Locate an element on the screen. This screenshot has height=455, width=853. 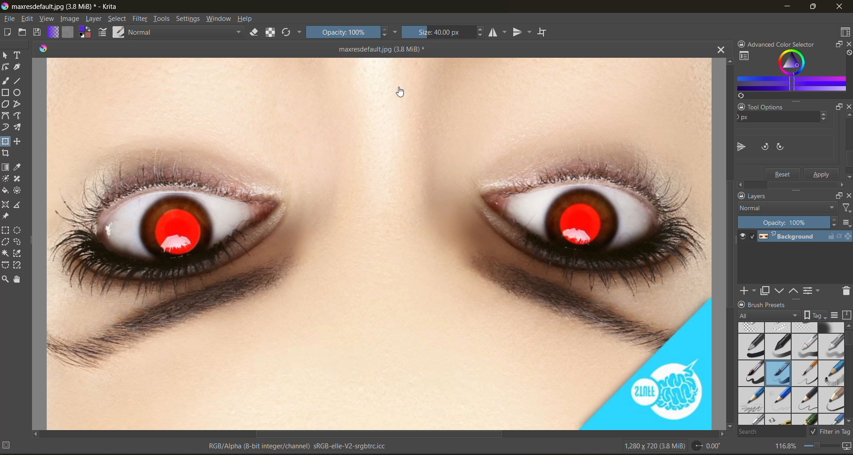
search is located at coordinates (770, 432).